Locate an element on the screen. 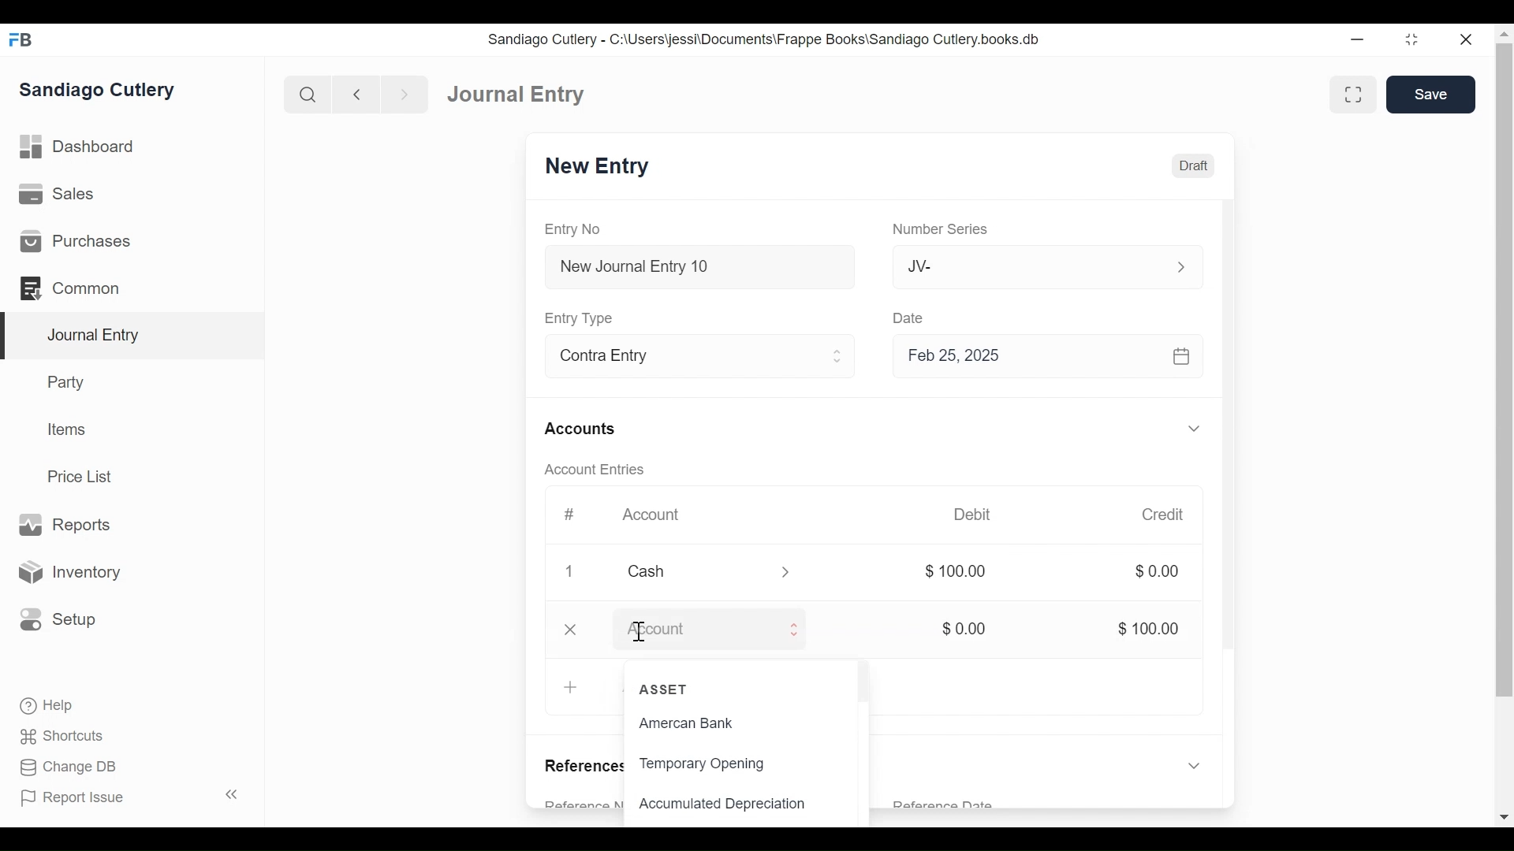 The width and height of the screenshot is (1514, 851). New Journal Entry 10 is located at coordinates (702, 267).